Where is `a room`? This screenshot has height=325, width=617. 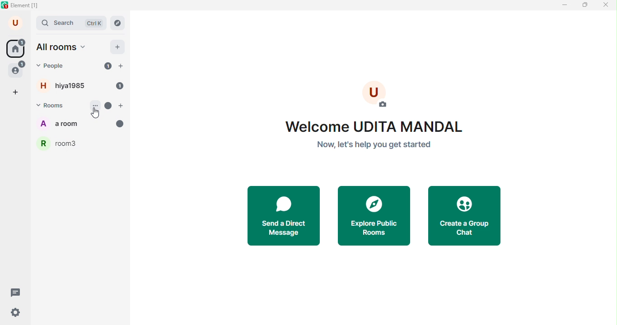
a room is located at coordinates (59, 125).